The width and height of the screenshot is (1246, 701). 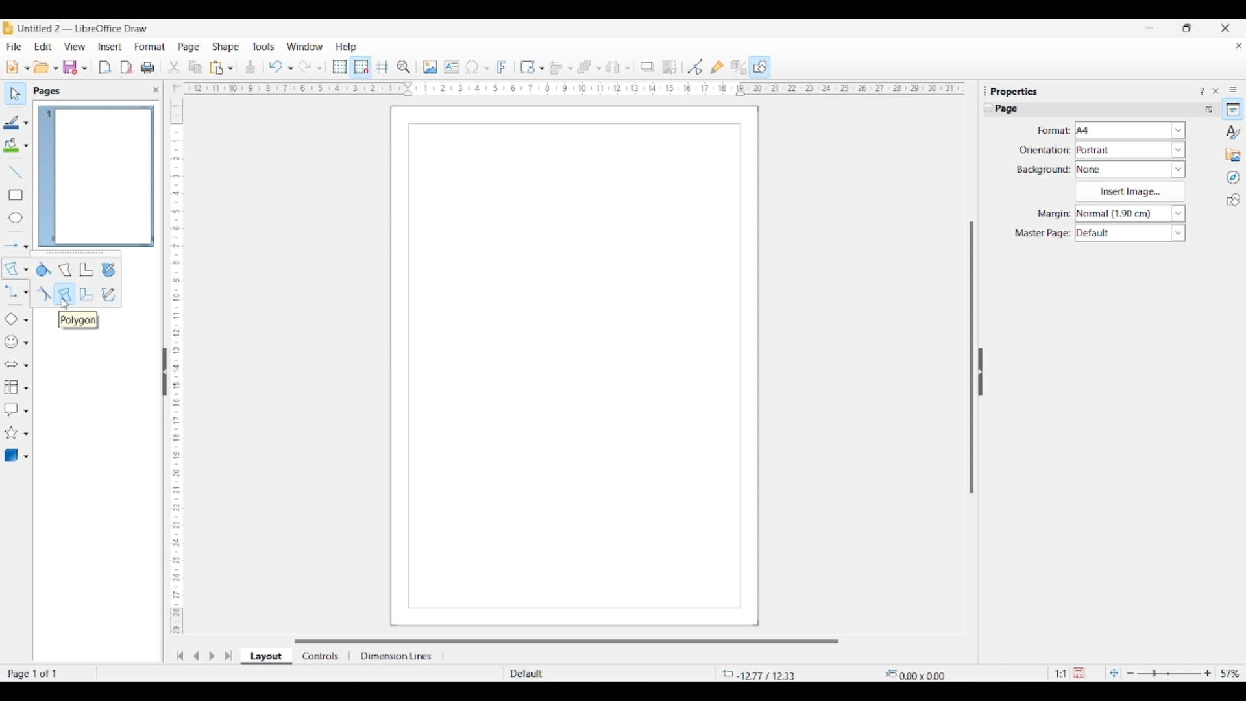 I want to click on Indicates format settings, so click(x=1053, y=131).